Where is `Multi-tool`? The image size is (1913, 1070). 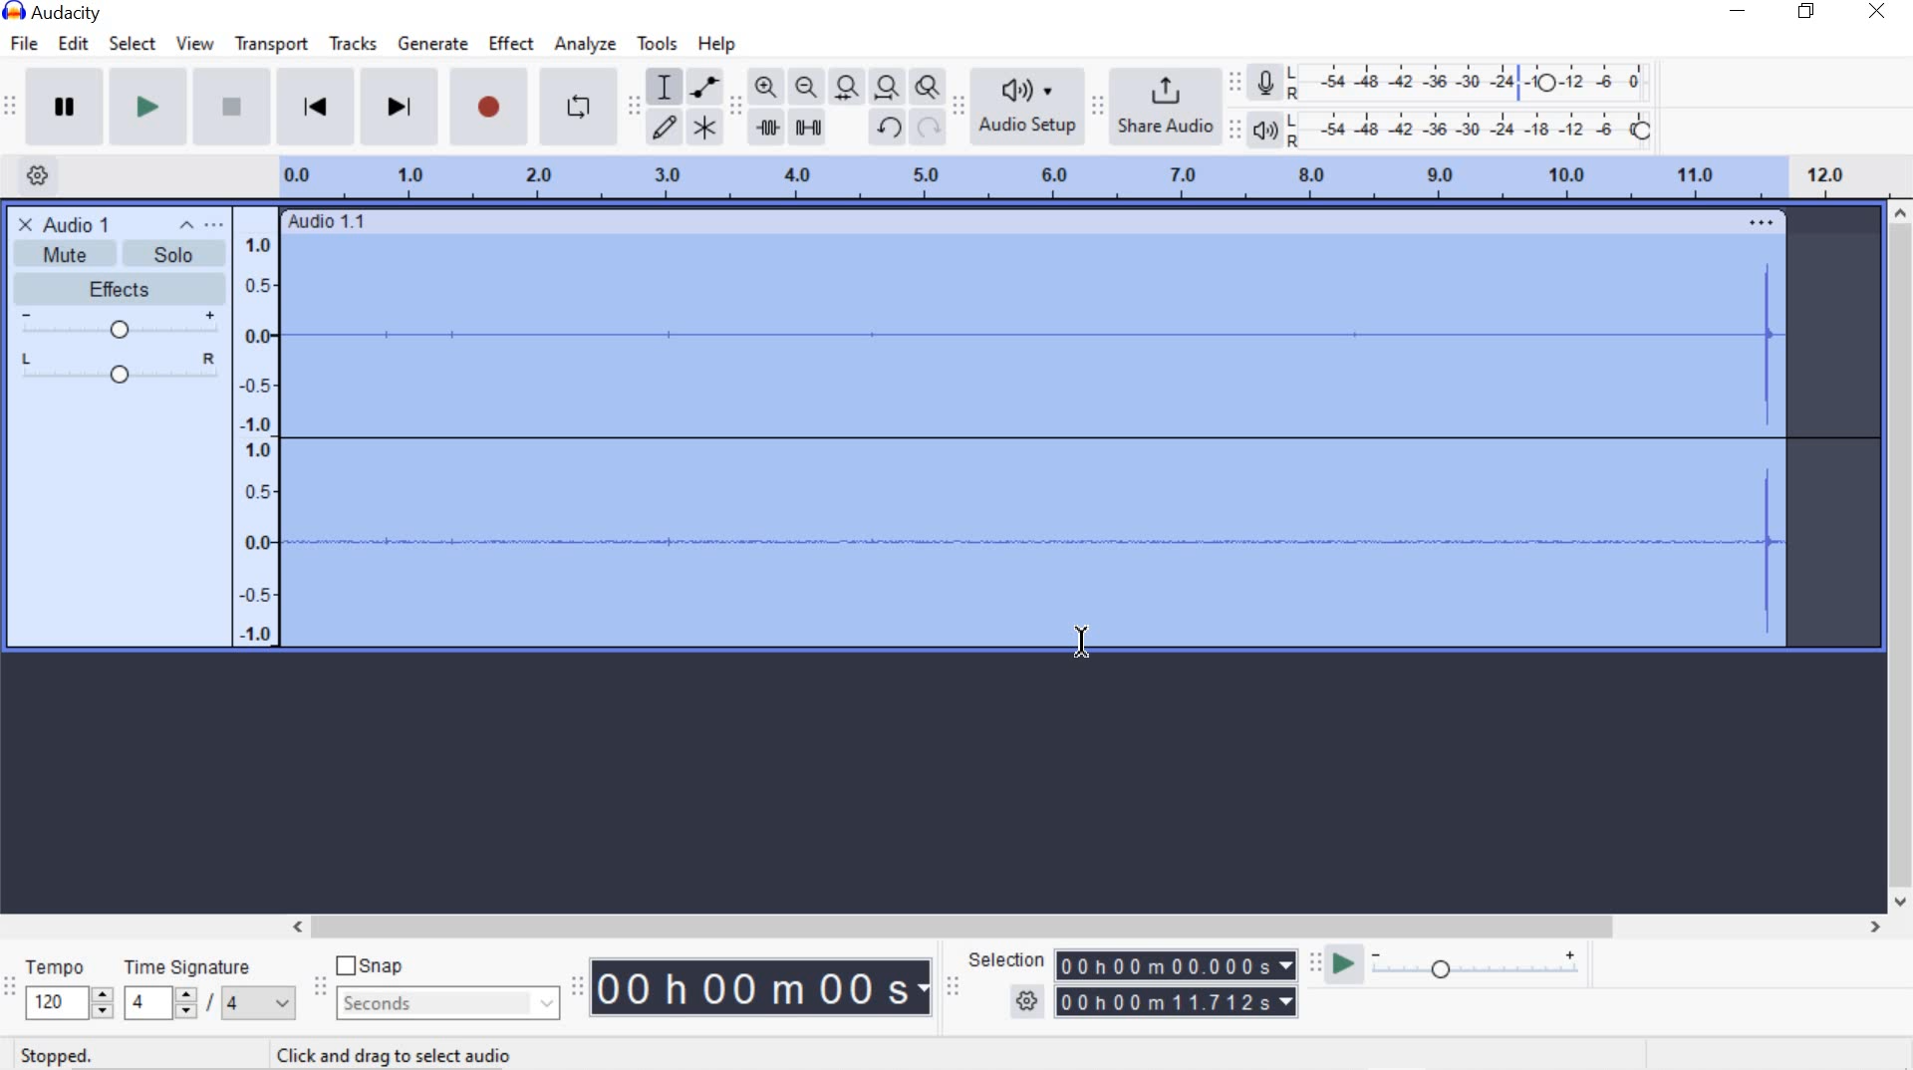 Multi-tool is located at coordinates (705, 127).